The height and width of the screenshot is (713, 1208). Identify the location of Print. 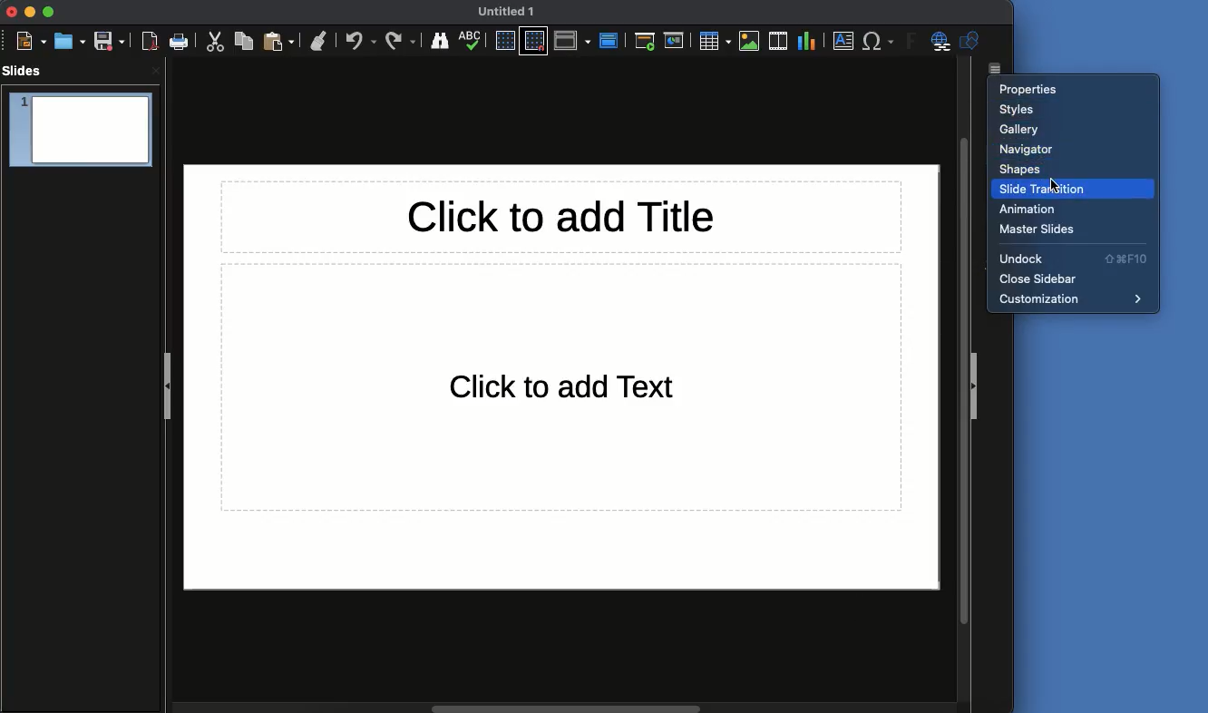
(179, 42).